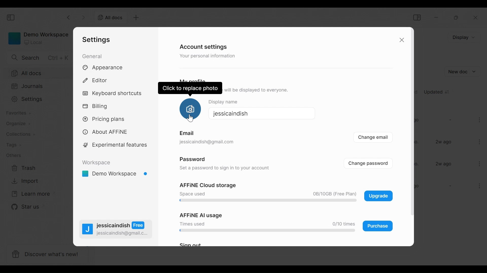  I want to click on Go back, so click(69, 17).